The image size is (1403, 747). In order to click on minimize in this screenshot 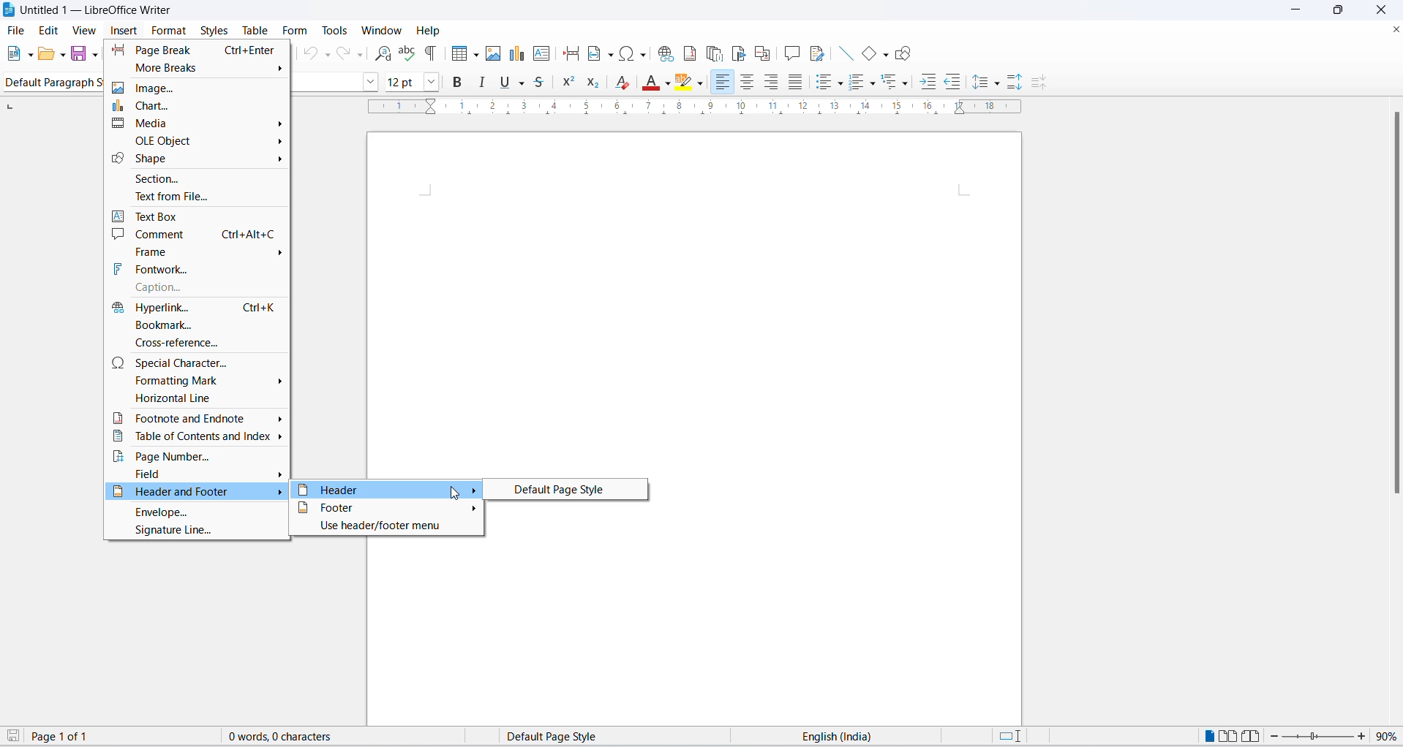, I will do `click(1299, 11)`.